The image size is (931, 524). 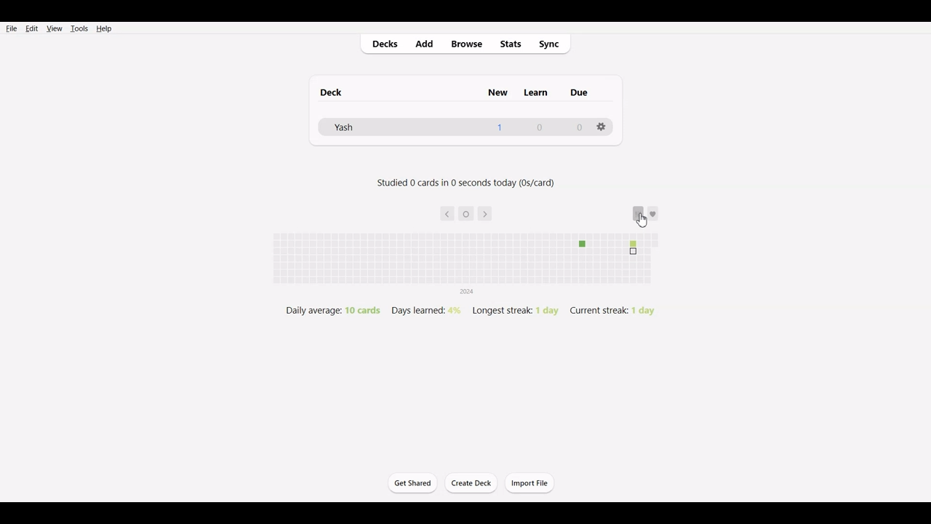 What do you see at coordinates (530, 483) in the screenshot?
I see `Import File` at bounding box center [530, 483].